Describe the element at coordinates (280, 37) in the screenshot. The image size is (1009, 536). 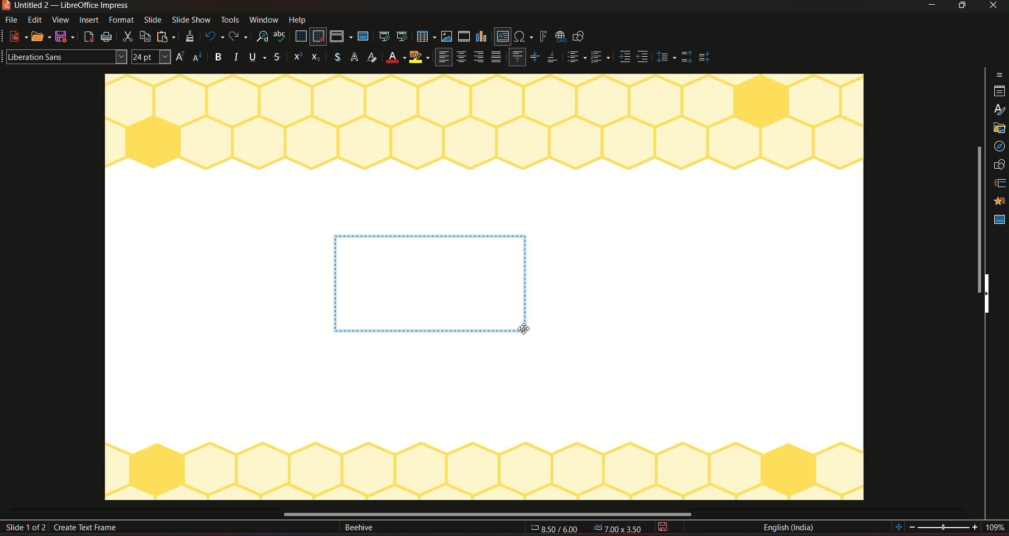
I see `spelling` at that location.